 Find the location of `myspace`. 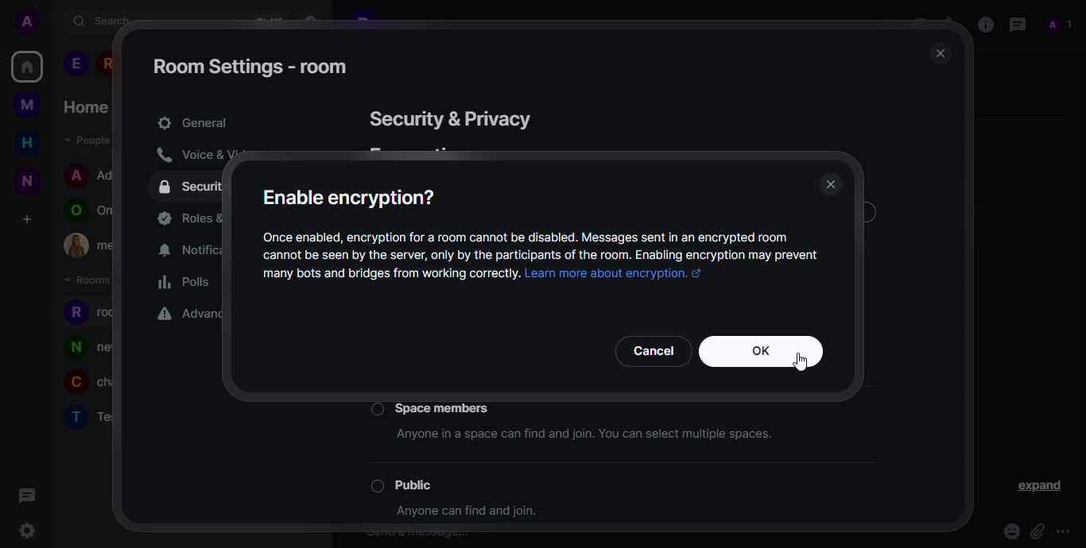

myspace is located at coordinates (27, 104).